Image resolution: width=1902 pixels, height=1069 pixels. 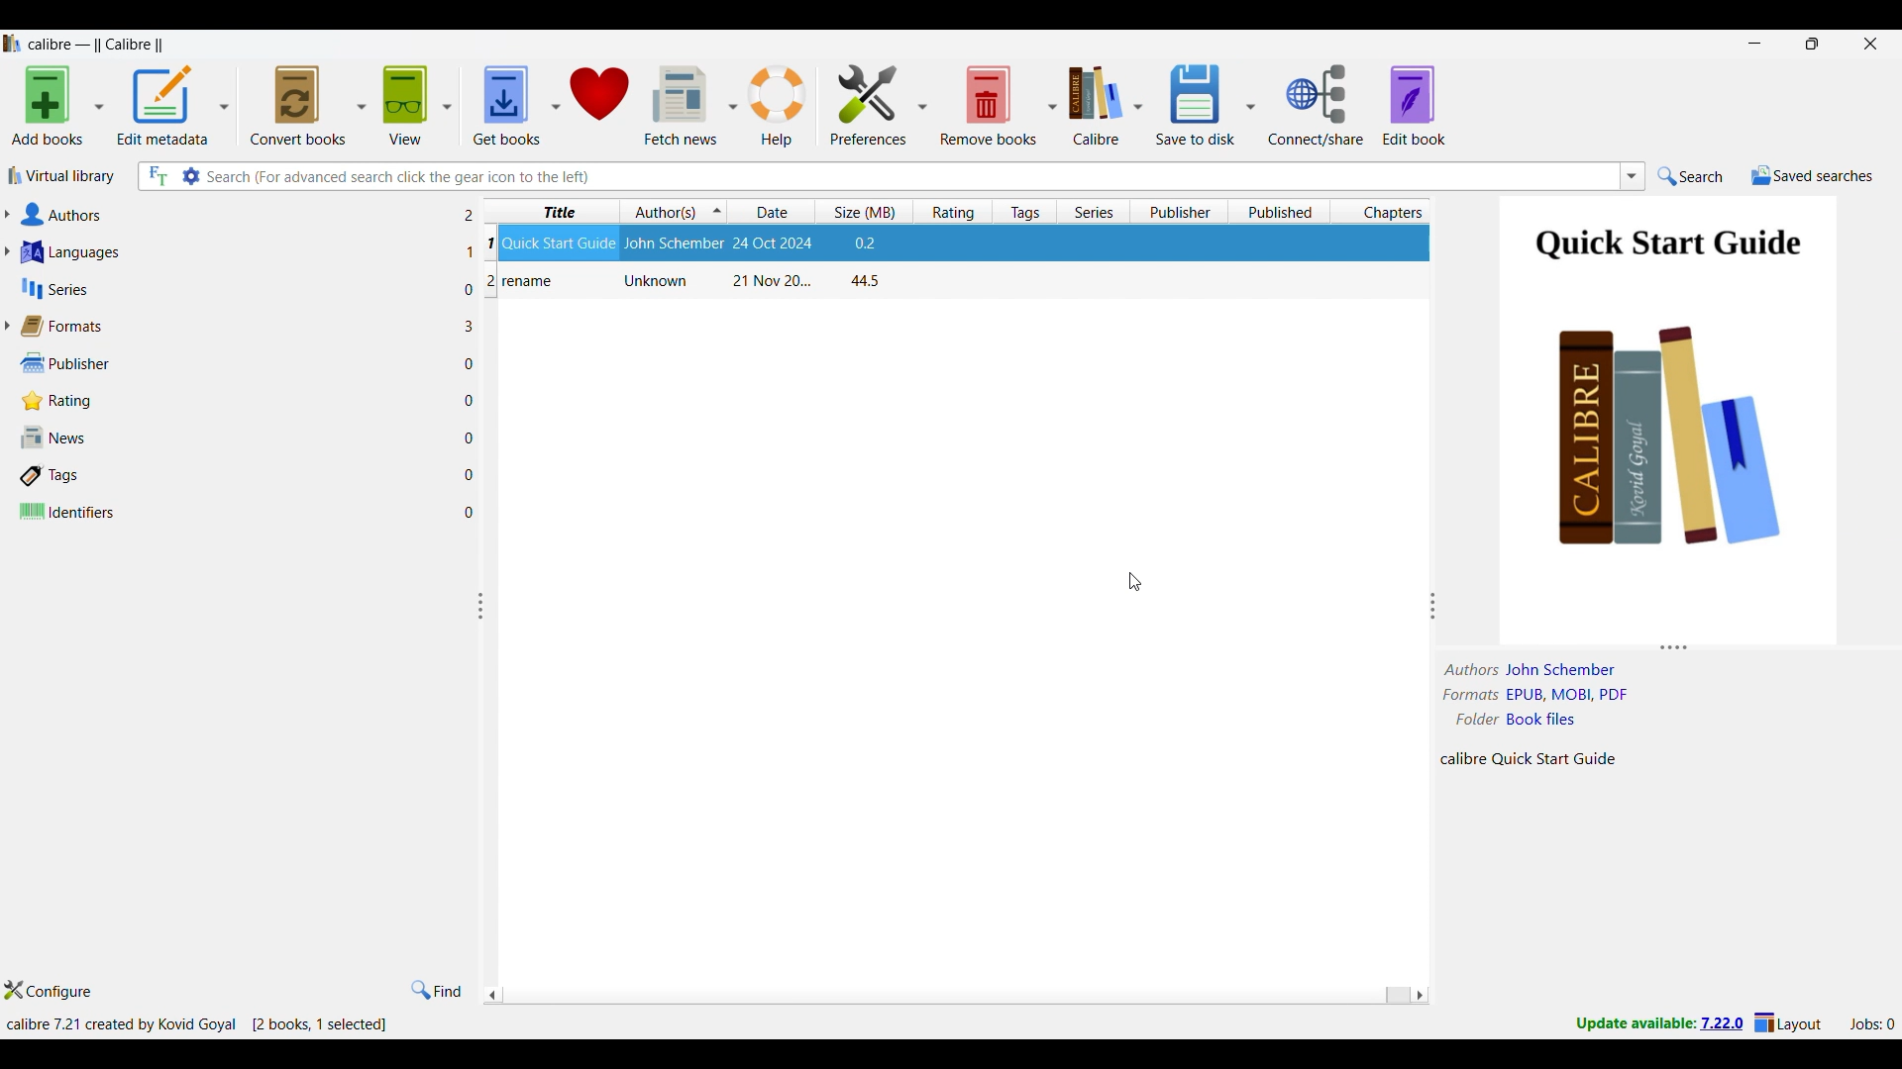 What do you see at coordinates (516, 105) in the screenshot?
I see `Options to get books` at bounding box center [516, 105].